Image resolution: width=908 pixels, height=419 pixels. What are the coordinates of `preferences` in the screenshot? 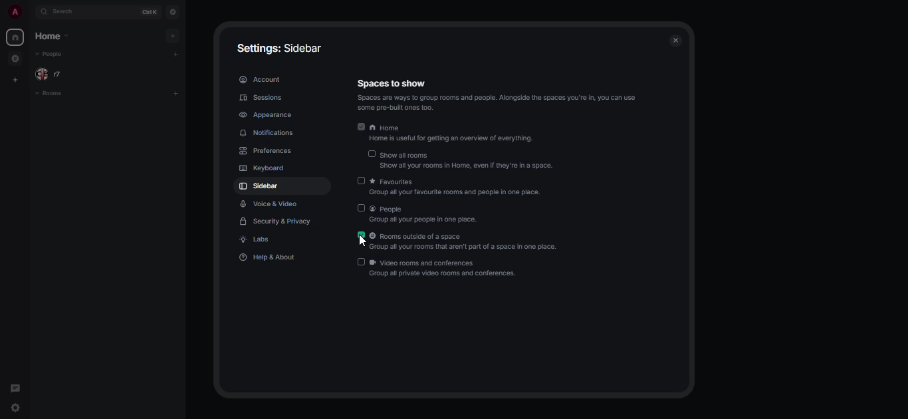 It's located at (268, 152).